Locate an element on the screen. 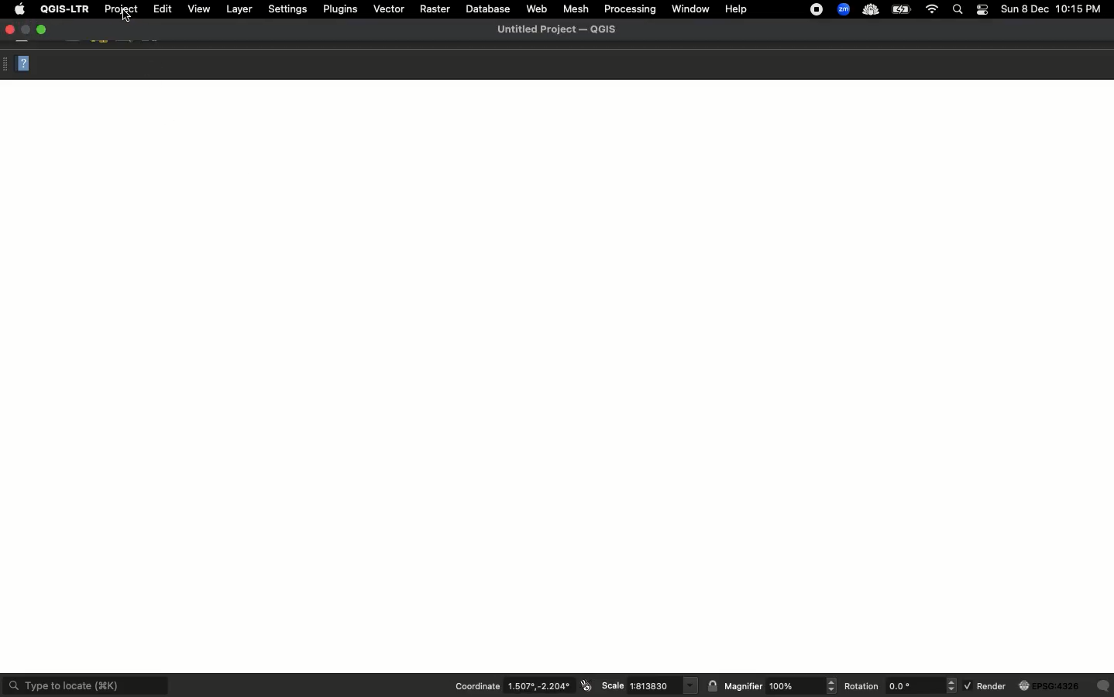 The height and width of the screenshot is (697, 1114). Magnifier is located at coordinates (744, 688).